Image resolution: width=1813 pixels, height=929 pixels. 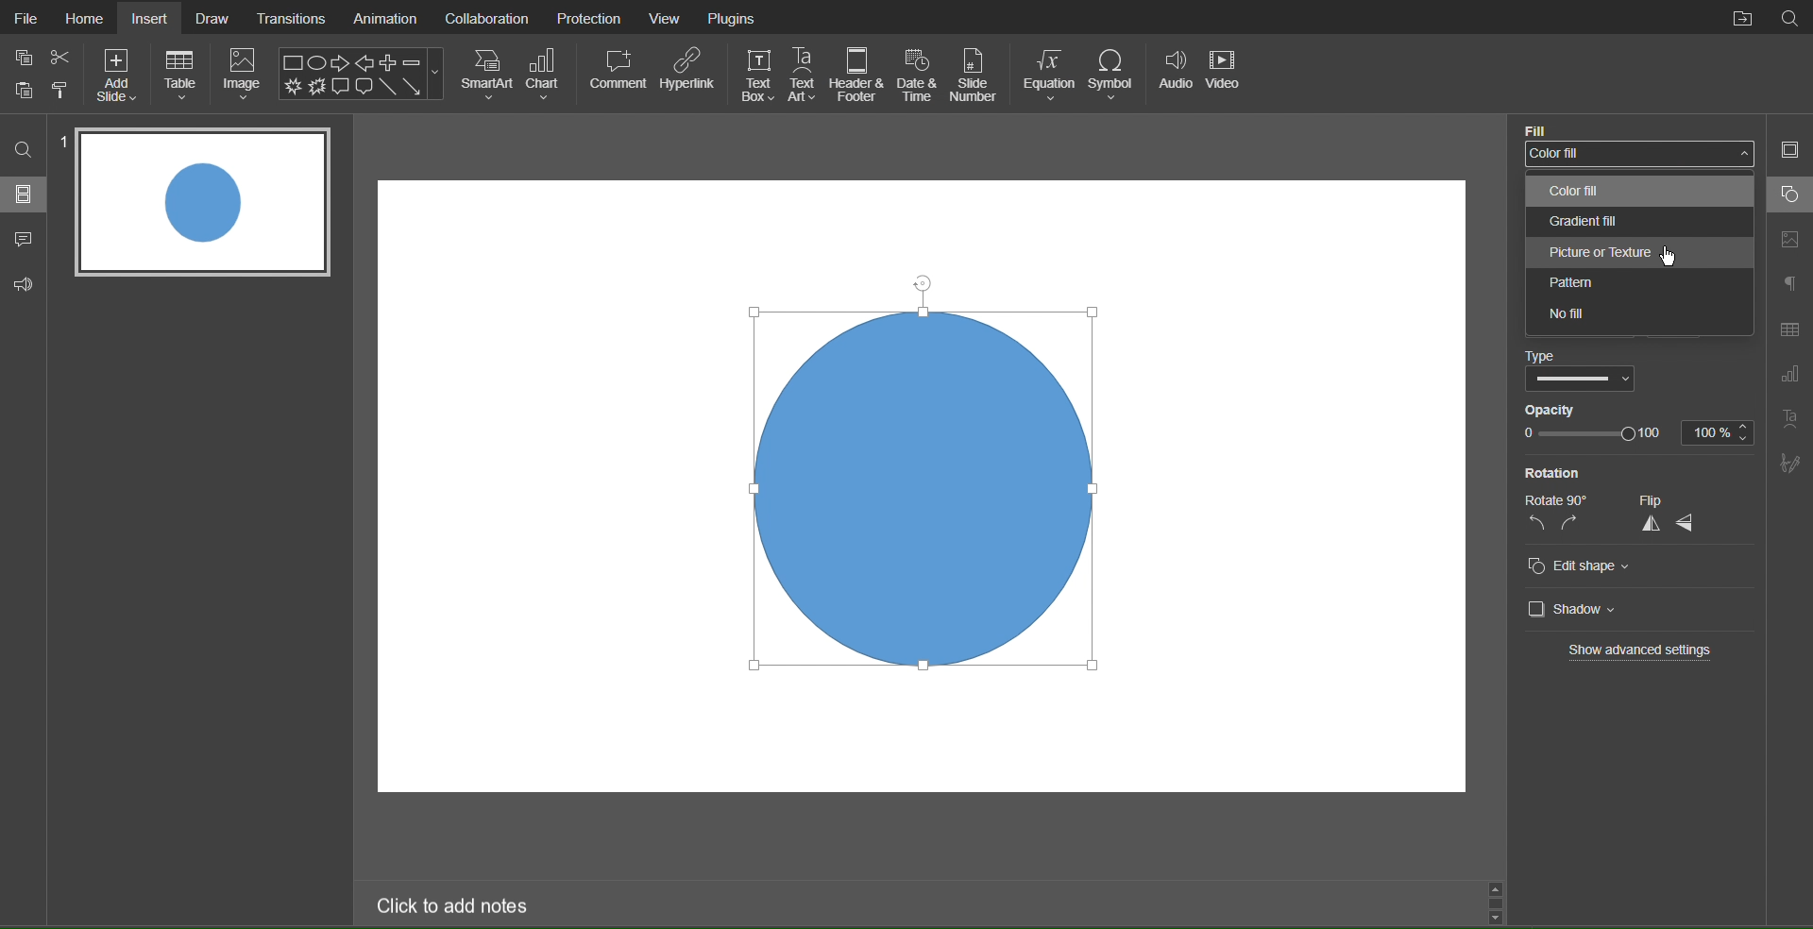 I want to click on Signature, so click(x=1790, y=467).